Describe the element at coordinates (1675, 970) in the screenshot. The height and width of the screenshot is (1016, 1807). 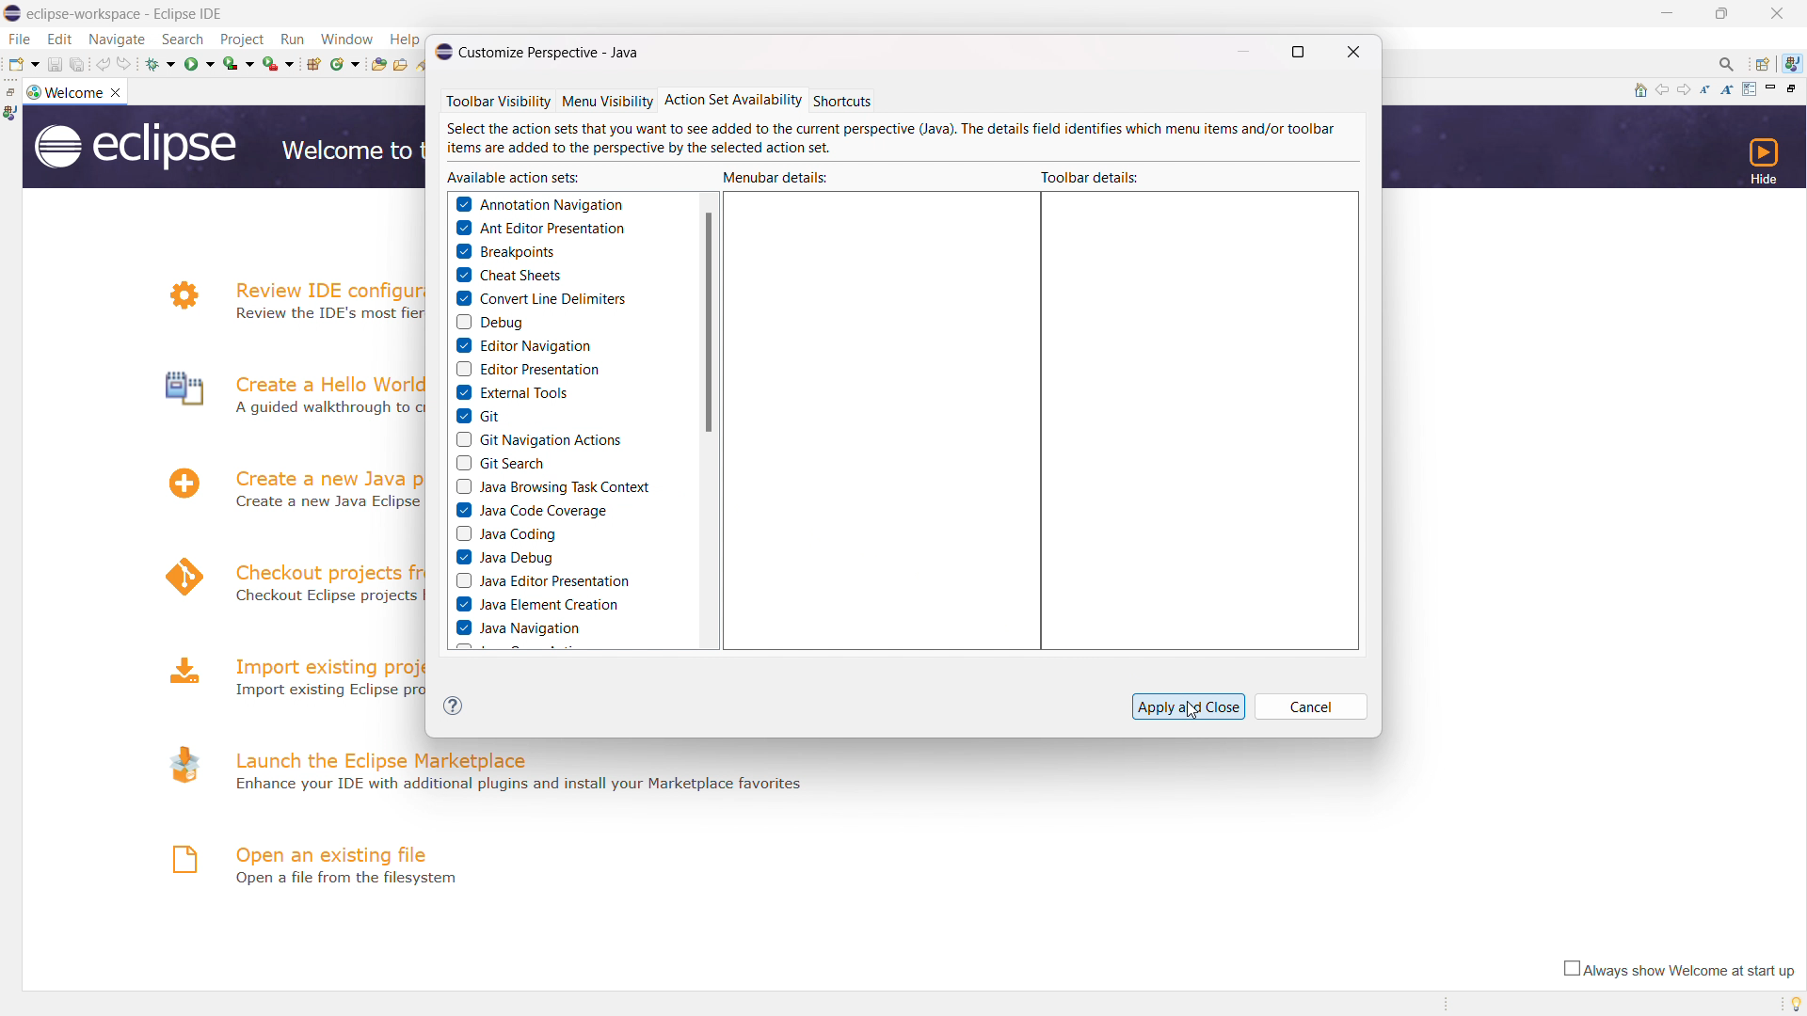
I see `always show welcome at start up` at that location.